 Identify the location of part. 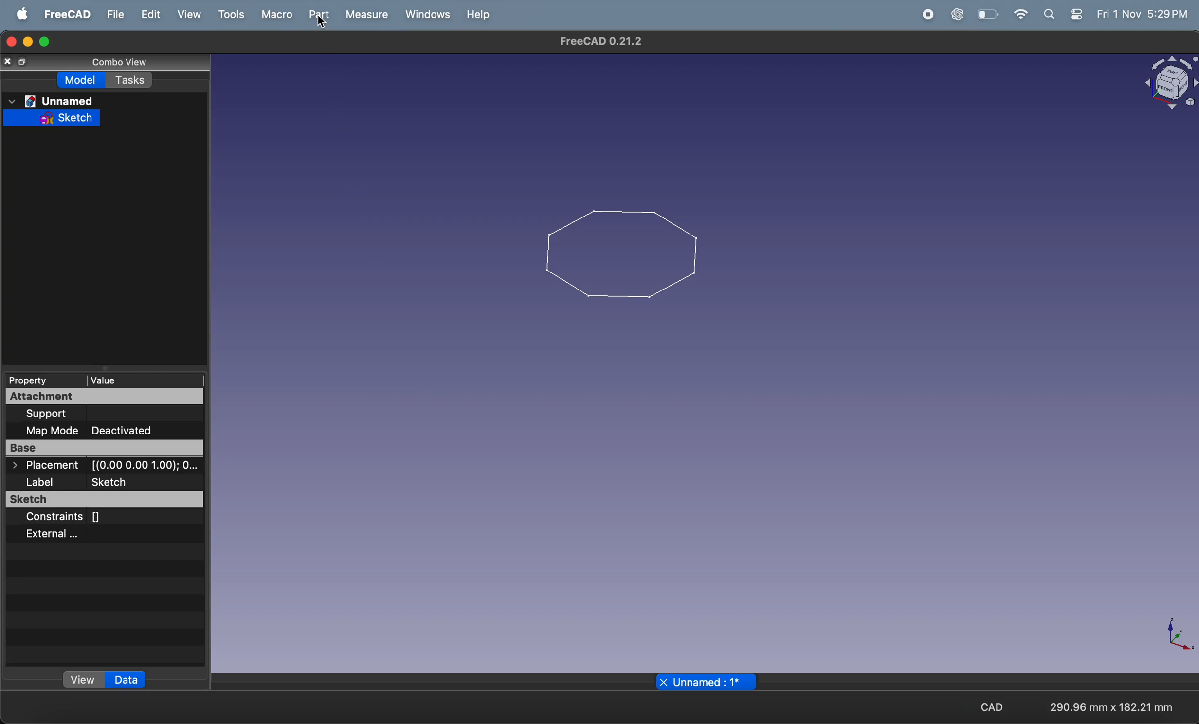
(315, 17).